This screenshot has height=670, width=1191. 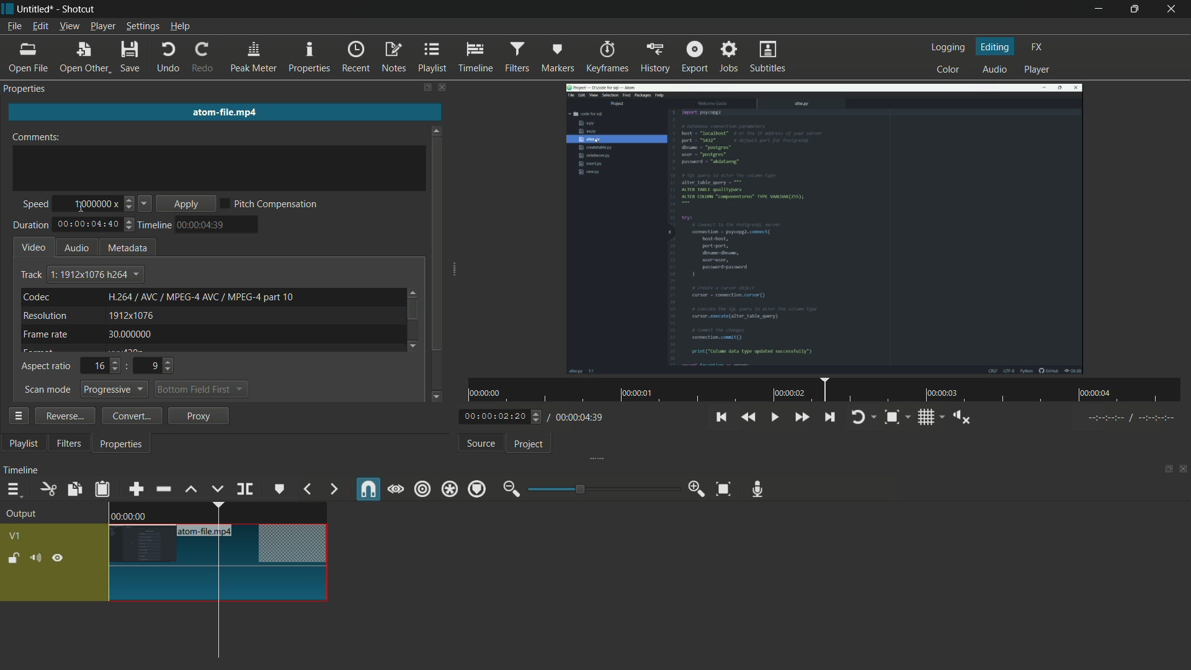 I want to click on ripple all tracks, so click(x=449, y=489).